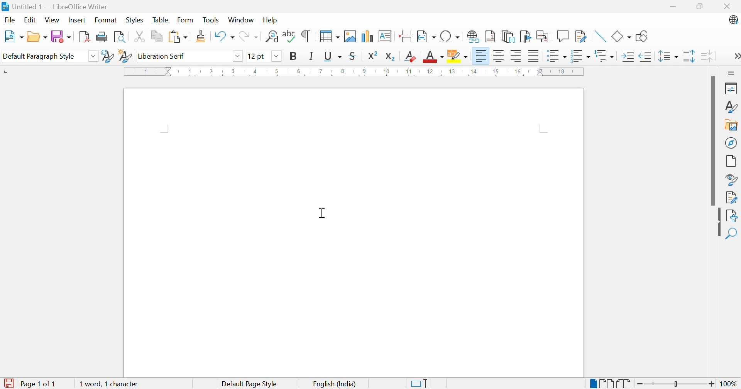 This screenshot has height=389, width=741. What do you see at coordinates (333, 384) in the screenshot?
I see `English (India)` at bounding box center [333, 384].